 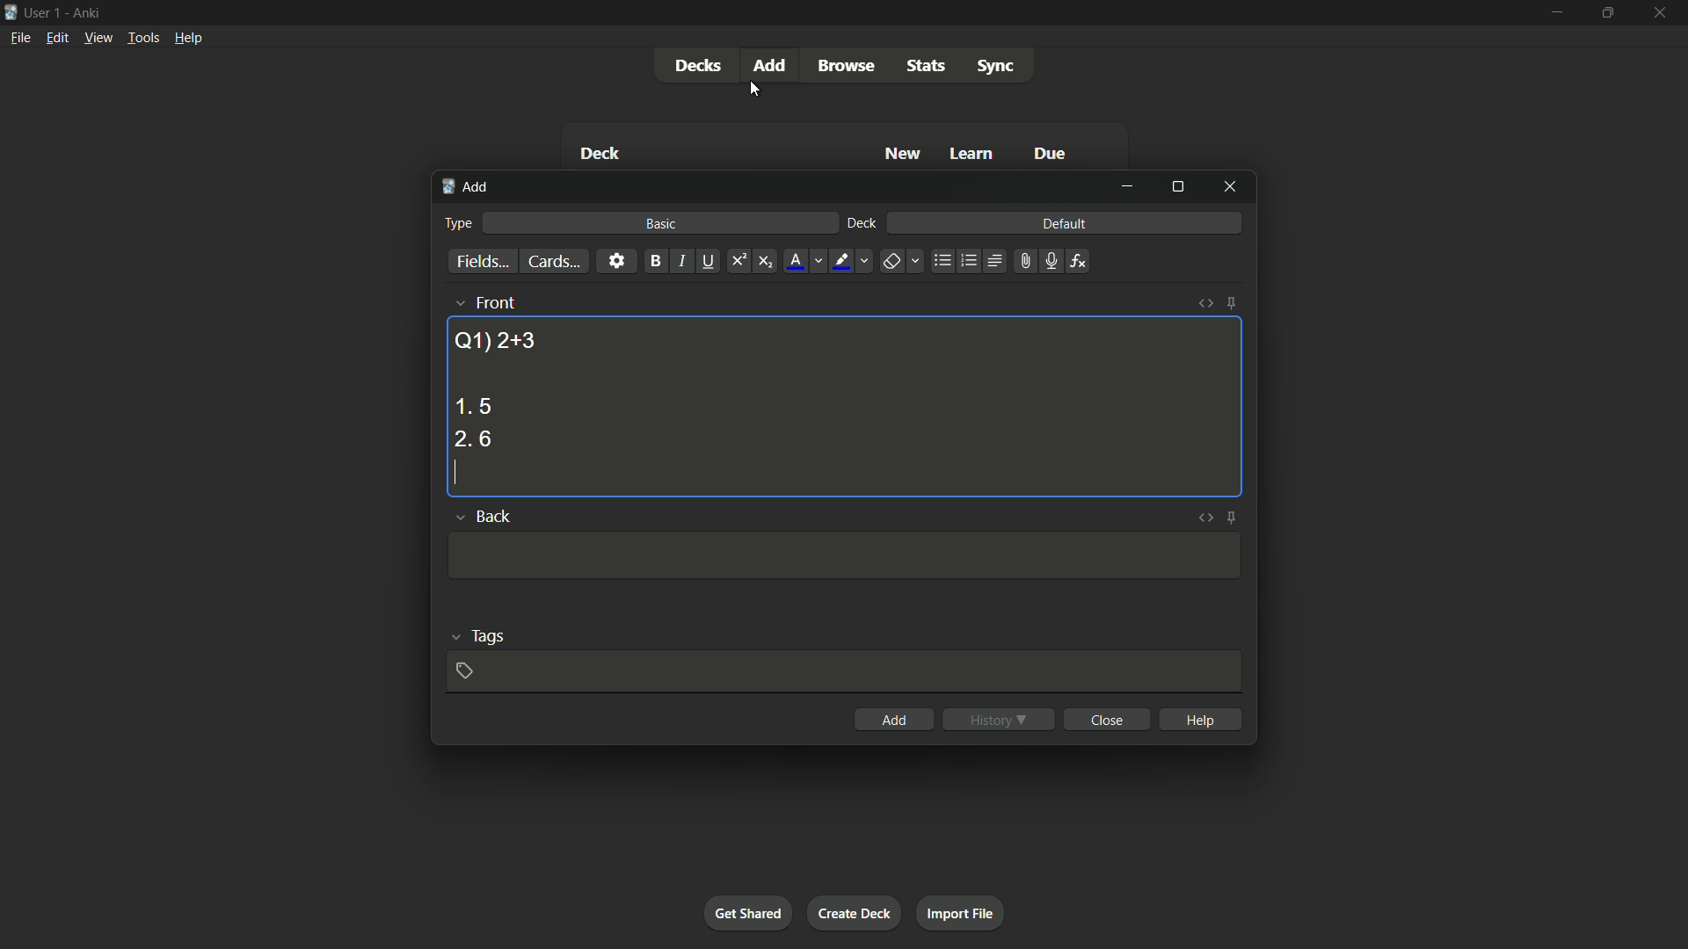 I want to click on equations, so click(x=1078, y=261).